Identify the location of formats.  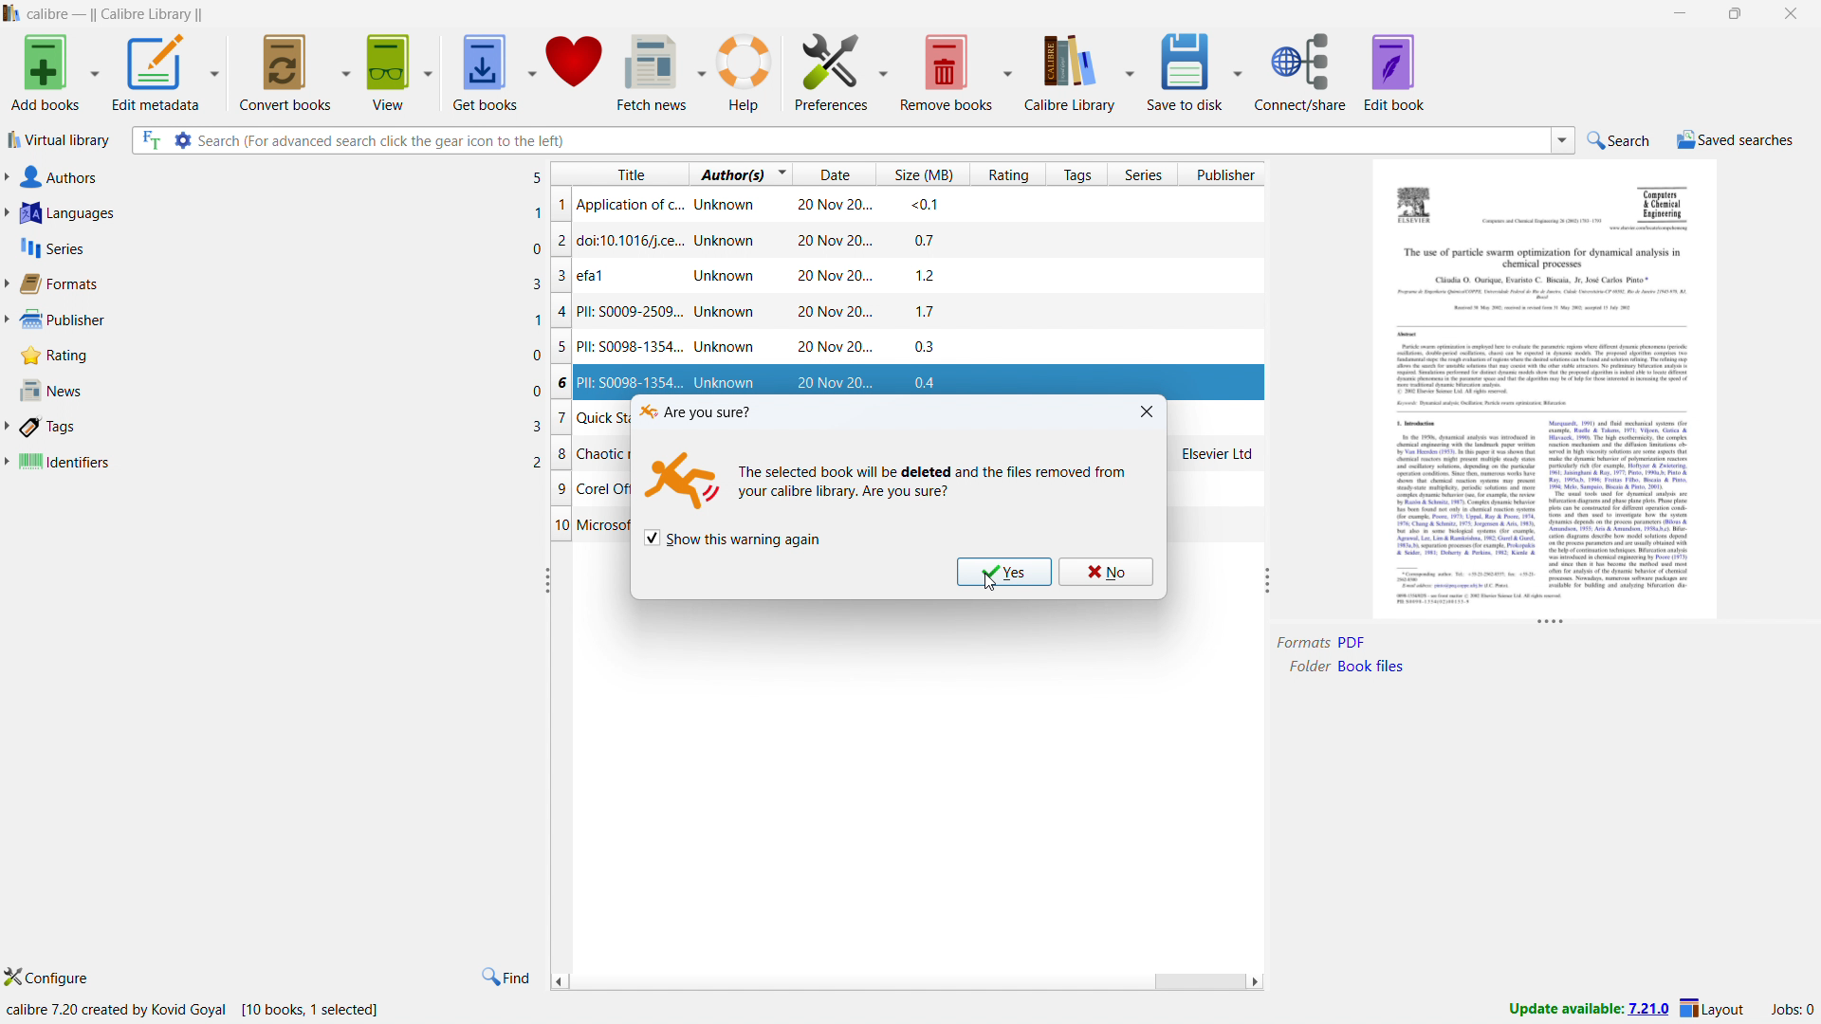
(274, 283).